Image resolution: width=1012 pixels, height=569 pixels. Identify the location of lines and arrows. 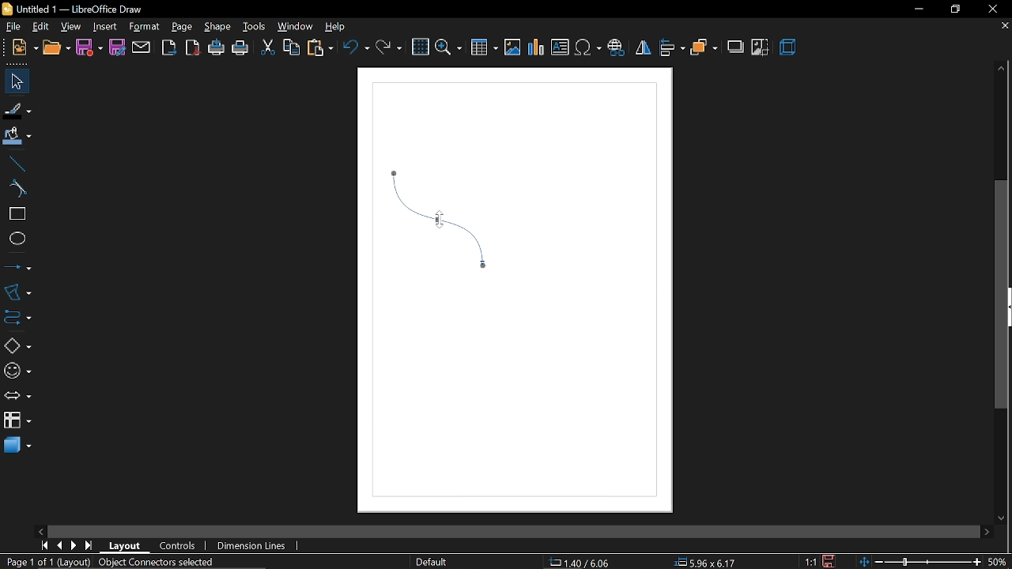
(17, 266).